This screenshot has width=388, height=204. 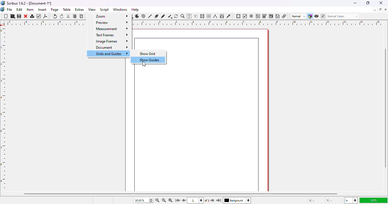 I want to click on minimize, so click(x=375, y=10).